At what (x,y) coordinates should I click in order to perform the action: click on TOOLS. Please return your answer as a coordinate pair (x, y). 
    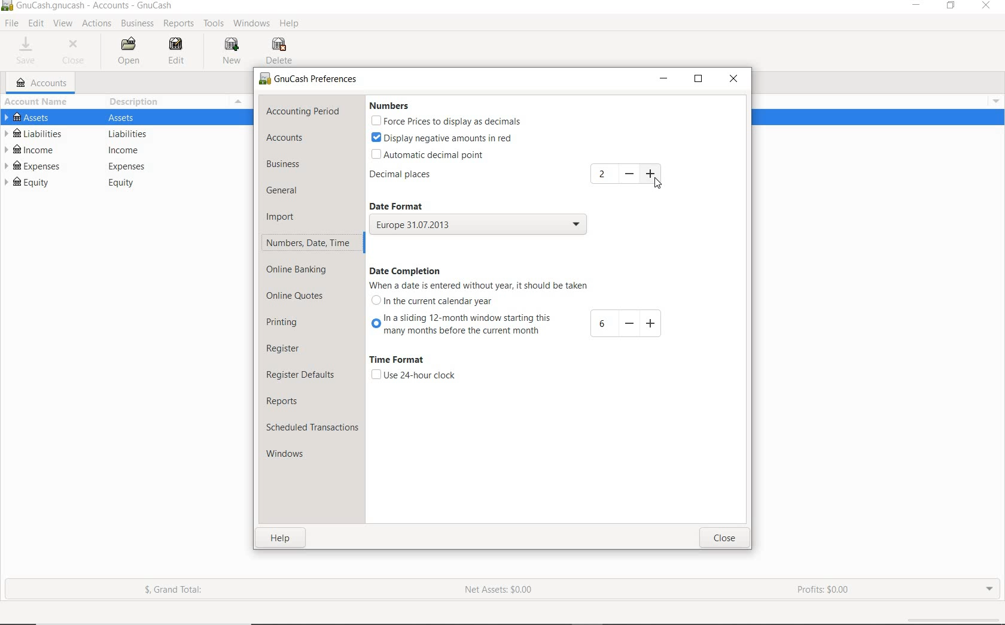
    Looking at the image, I should click on (215, 24).